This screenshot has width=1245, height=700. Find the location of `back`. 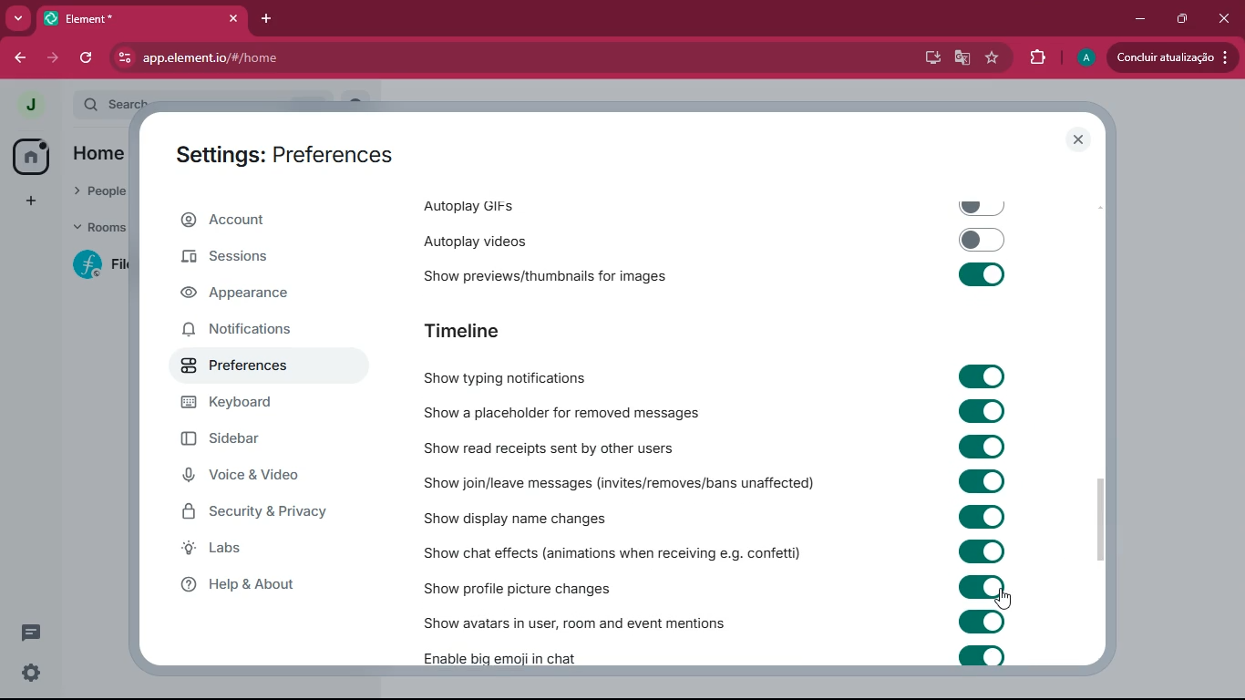

back is located at coordinates (21, 58).